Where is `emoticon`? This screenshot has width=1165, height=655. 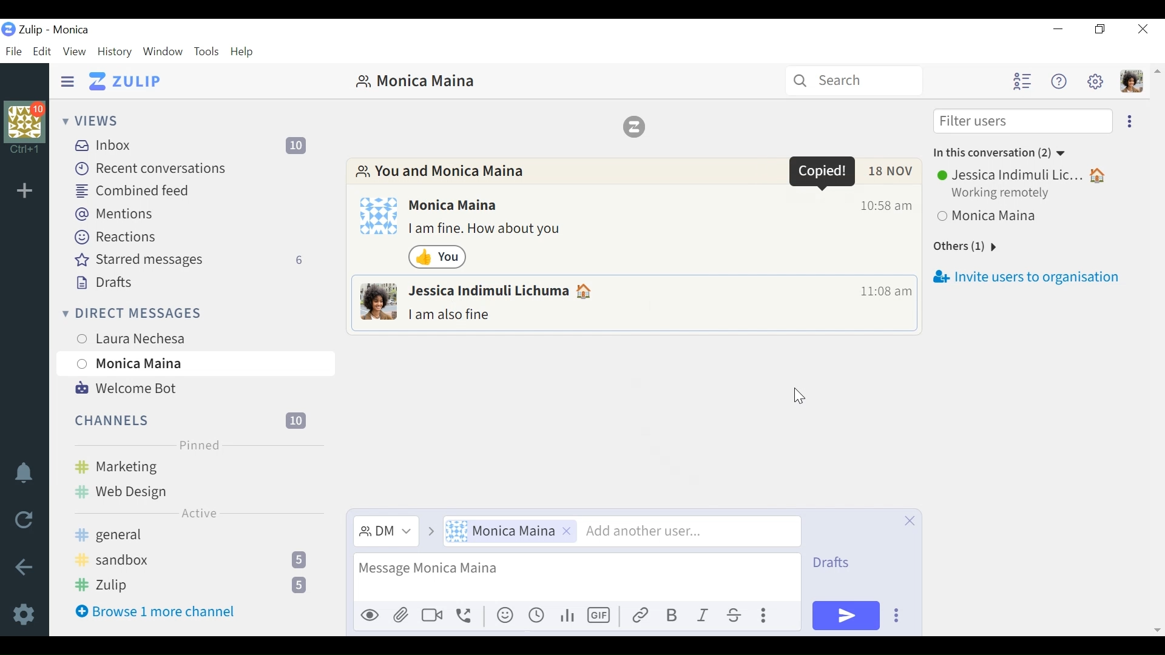
emoticon is located at coordinates (507, 616).